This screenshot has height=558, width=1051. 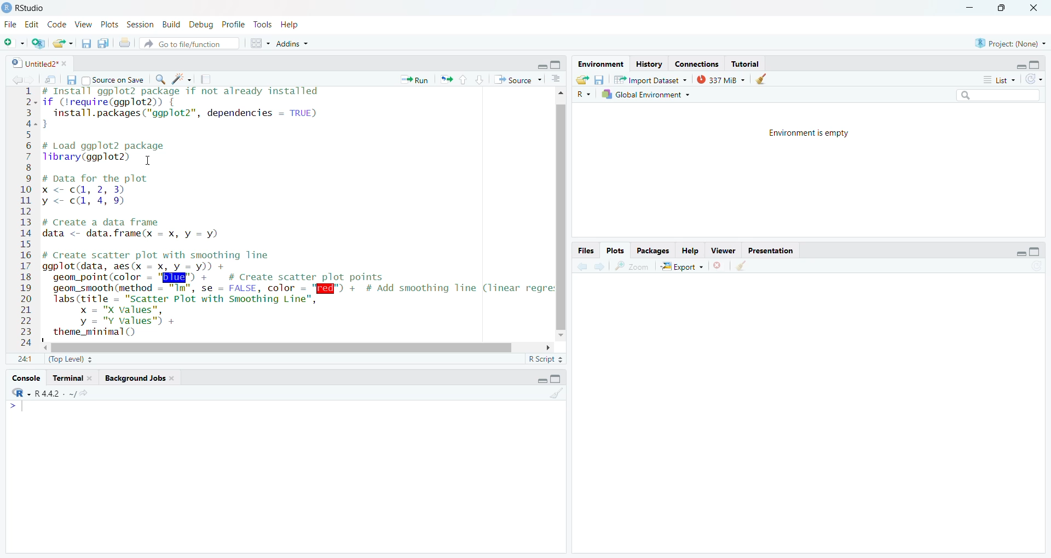 I want to click on go to next section/chunk, so click(x=481, y=80).